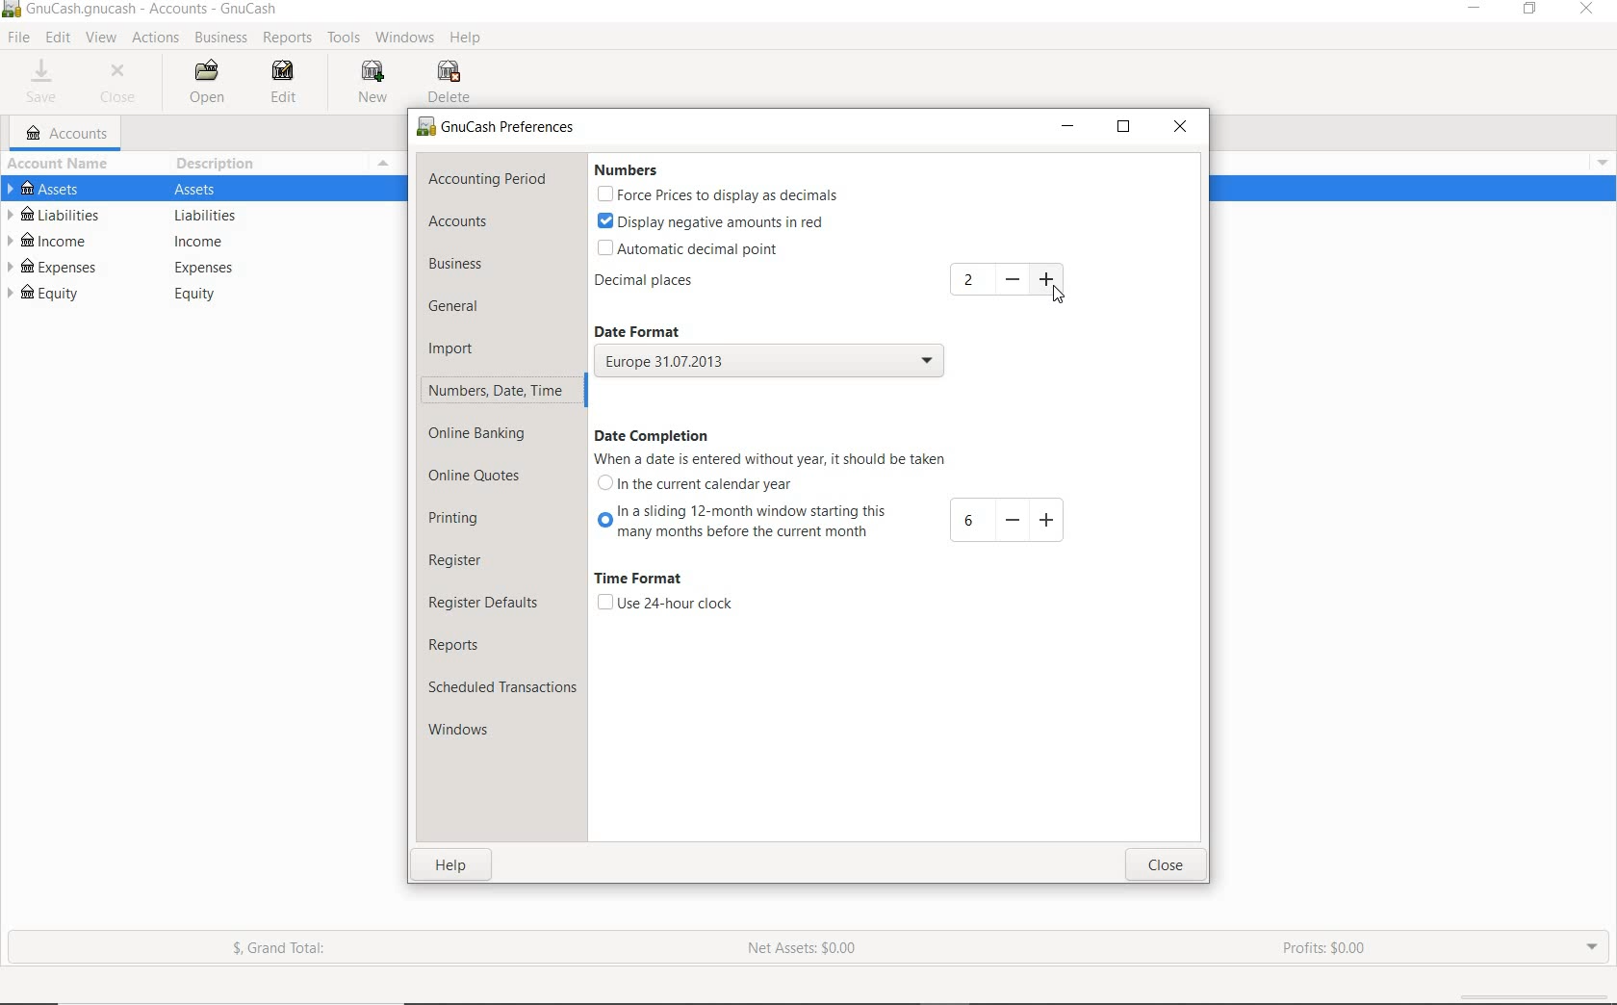 The height and width of the screenshot is (1005, 1617). Describe the element at coordinates (218, 164) in the screenshot. I see `DESCRIPTION` at that location.